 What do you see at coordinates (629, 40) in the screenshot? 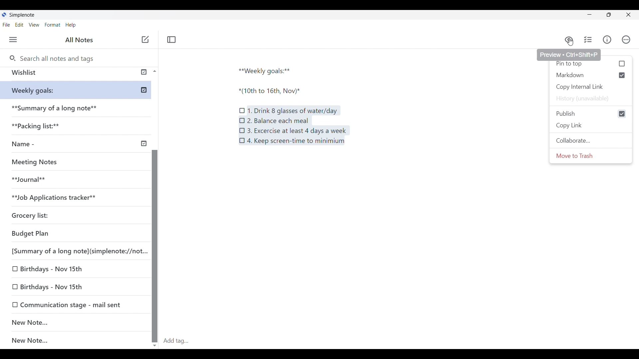
I see `Actions` at bounding box center [629, 40].